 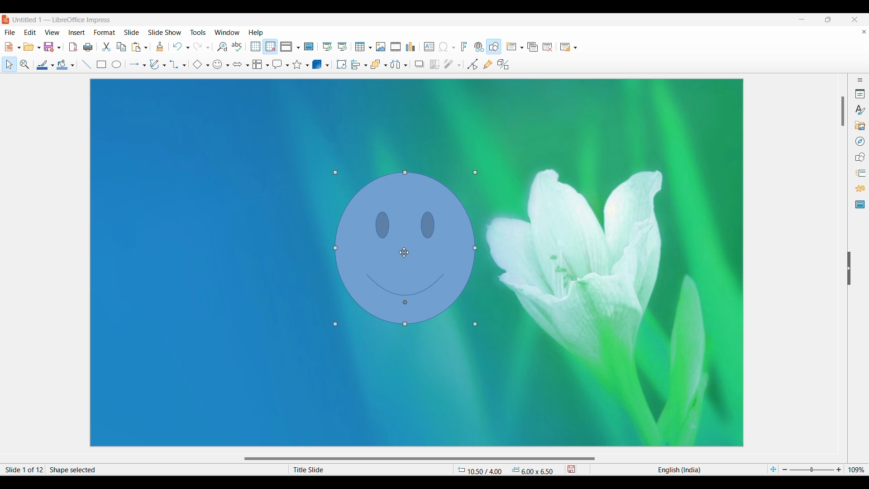 I want to click on Fill color selected, so click(x=62, y=65).